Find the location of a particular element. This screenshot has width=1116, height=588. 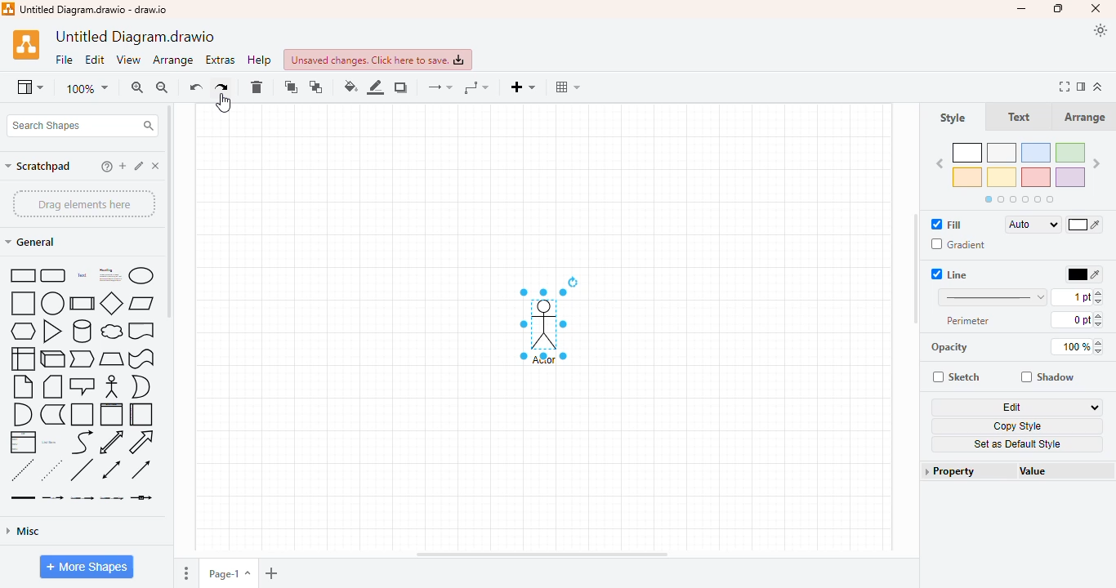

trapezoid is located at coordinates (112, 359).